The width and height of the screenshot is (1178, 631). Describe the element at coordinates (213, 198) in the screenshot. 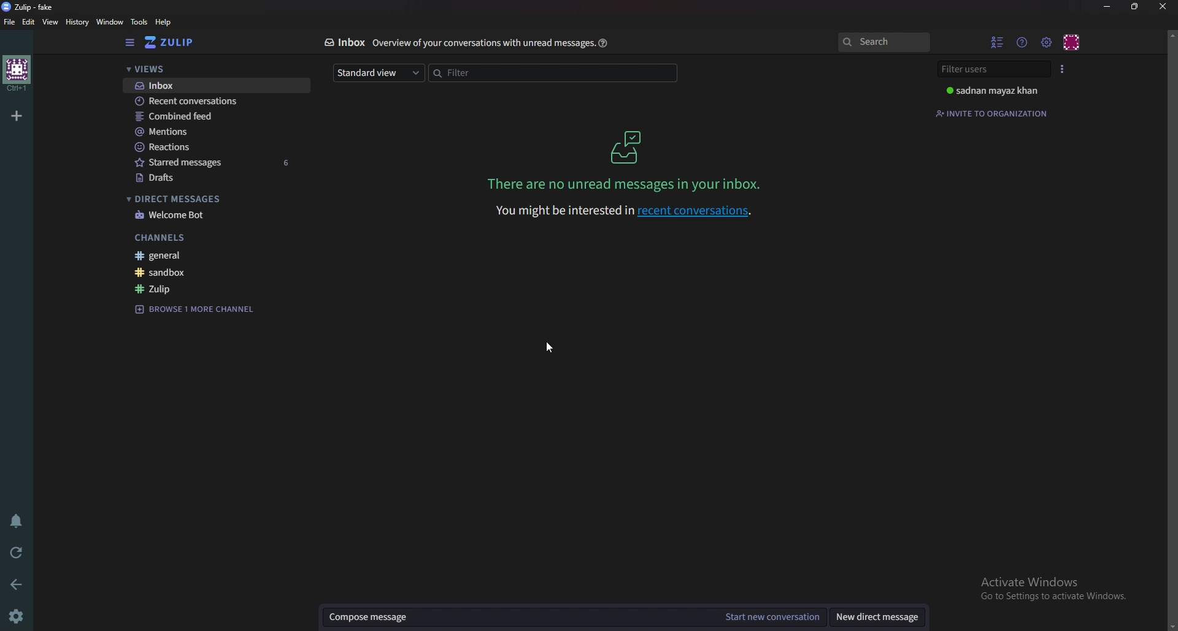

I see `Direct messages` at that location.